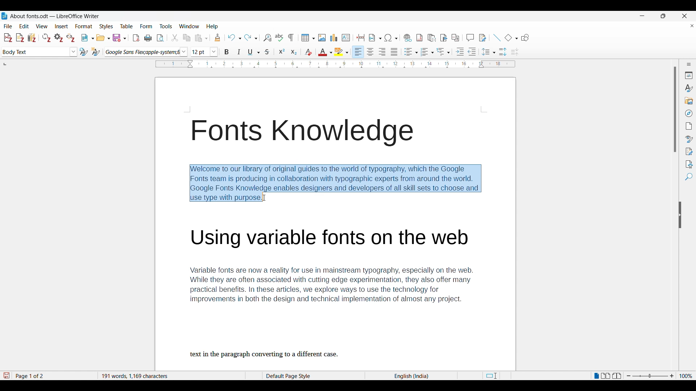 Image resolution: width=696 pixels, height=391 pixels. I want to click on Toggle formatting marks, so click(291, 38).